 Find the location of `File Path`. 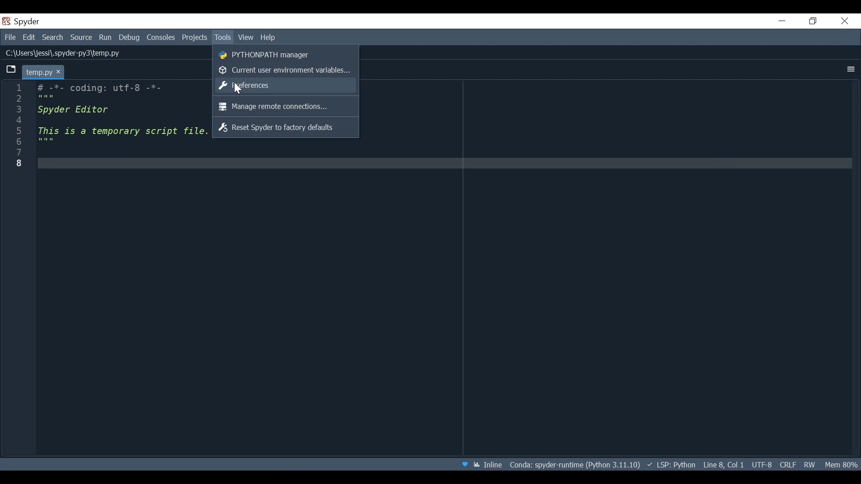

File Path is located at coordinates (64, 54).